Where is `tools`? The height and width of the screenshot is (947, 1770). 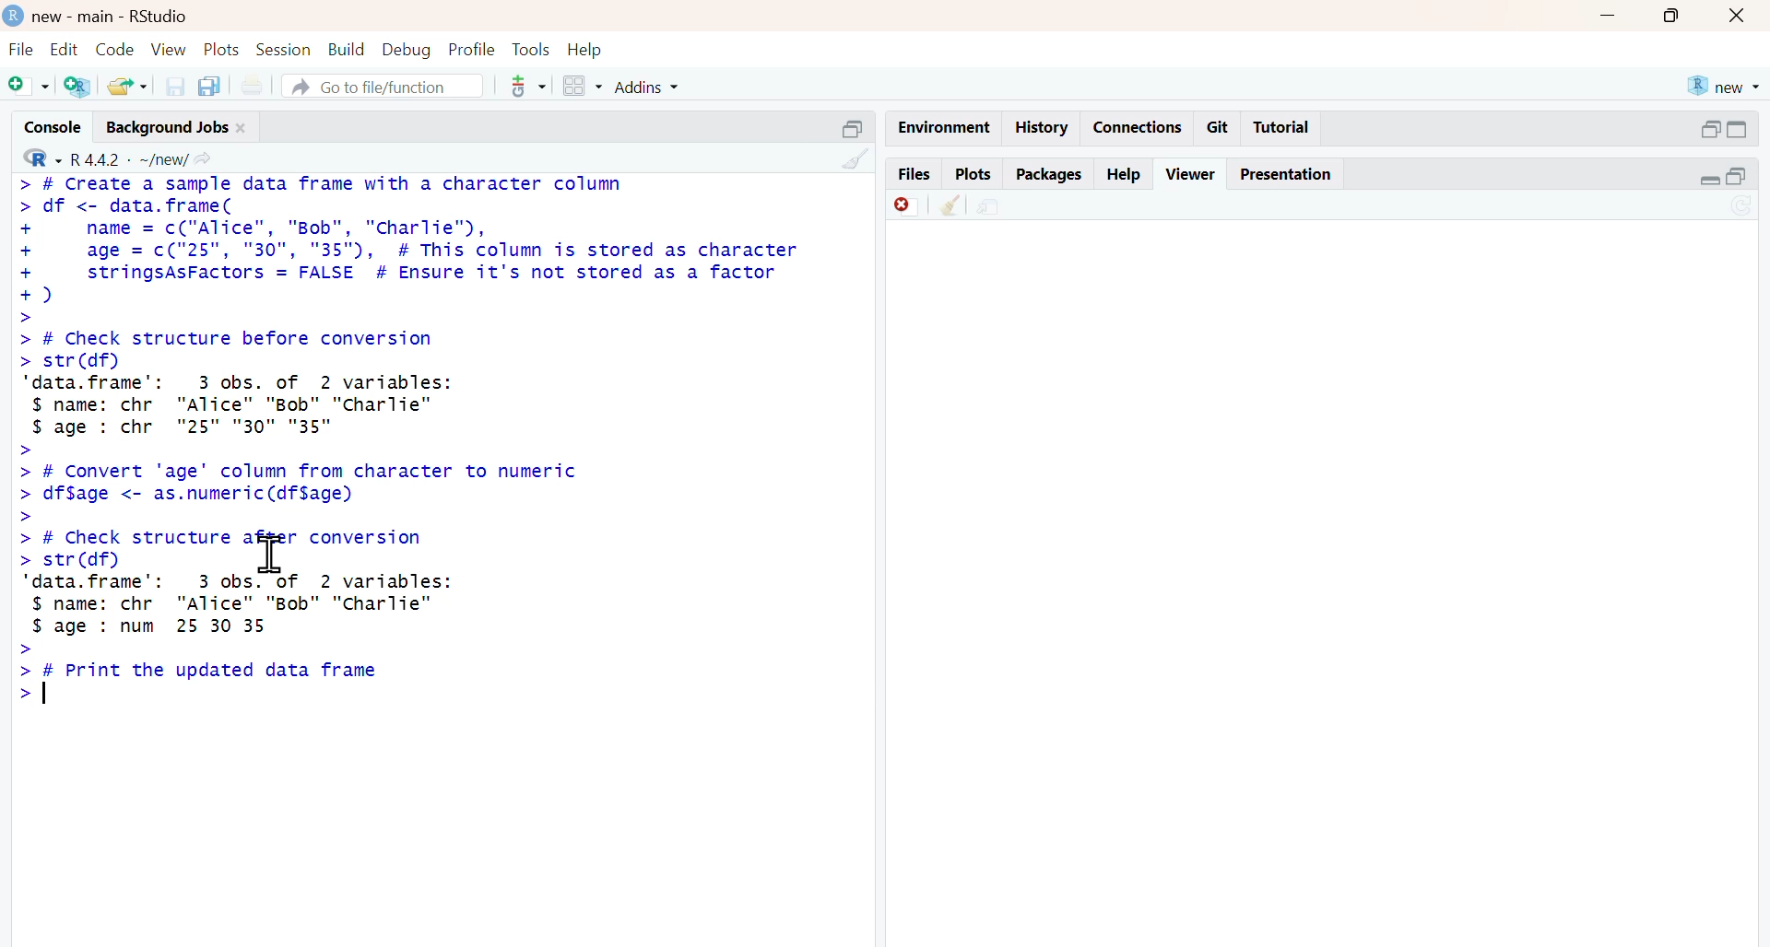 tools is located at coordinates (530, 86).